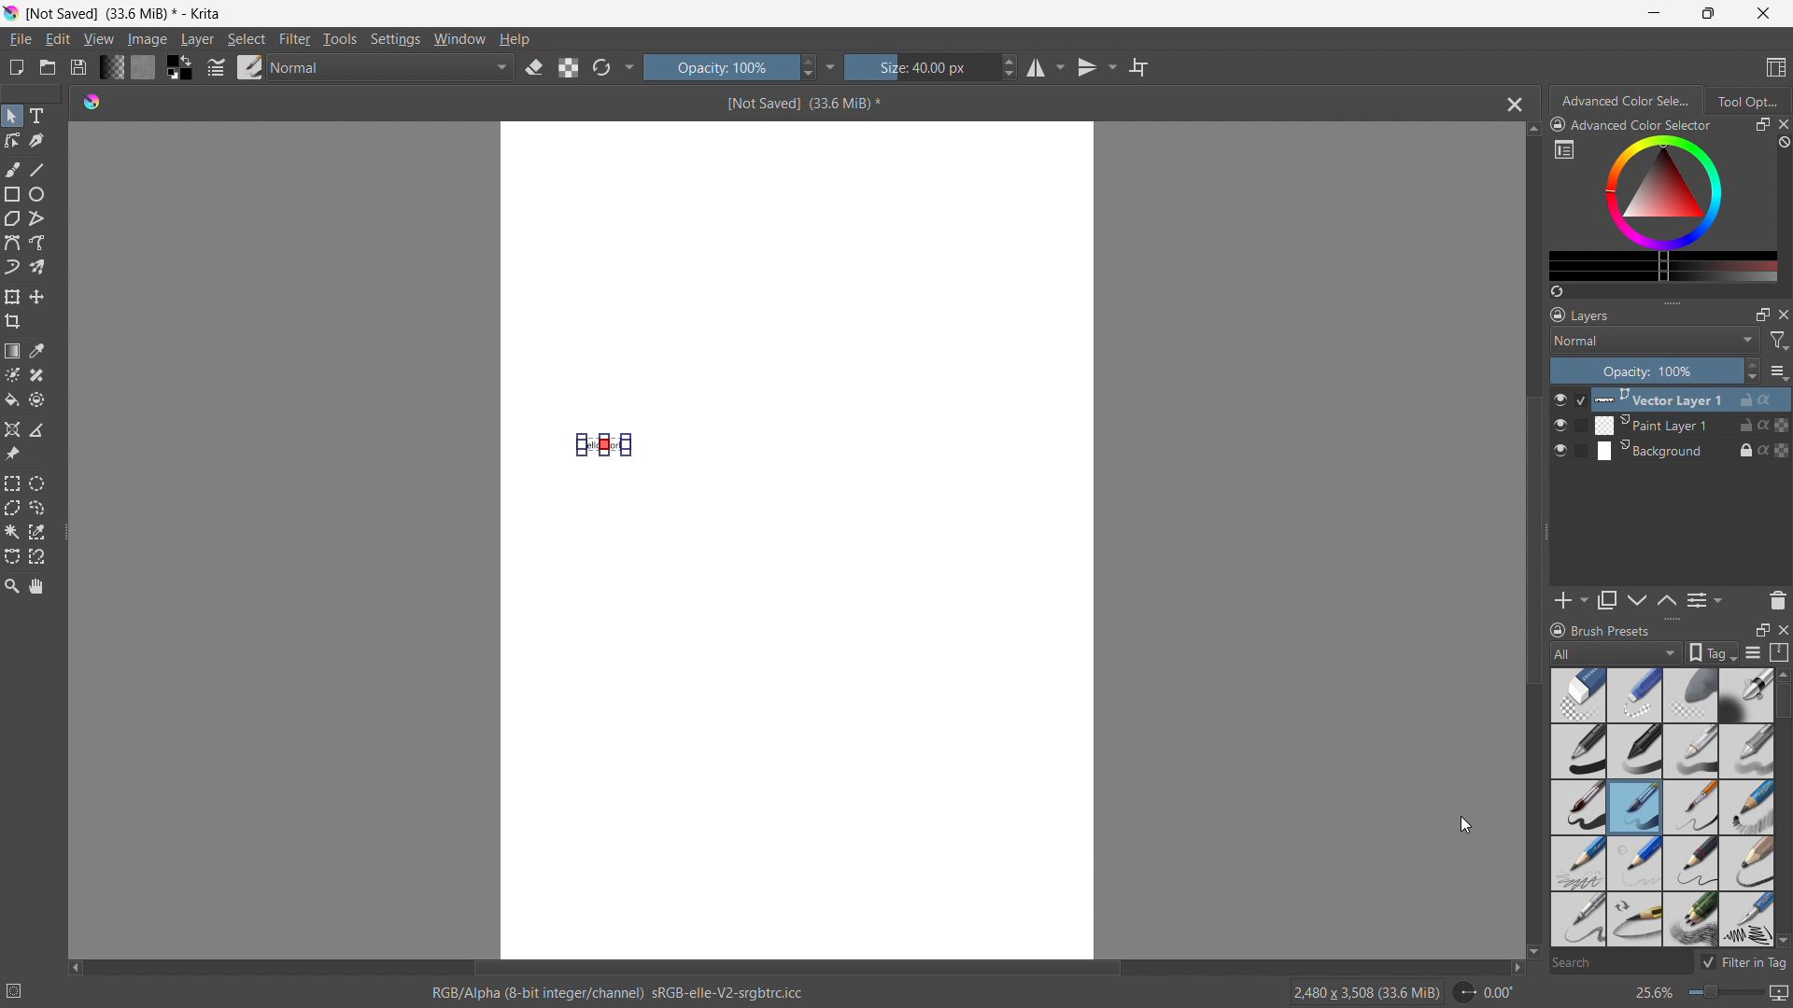 Image resolution: width=1793 pixels, height=1008 pixels. What do you see at coordinates (36, 399) in the screenshot?
I see `enclose and fill tool` at bounding box center [36, 399].